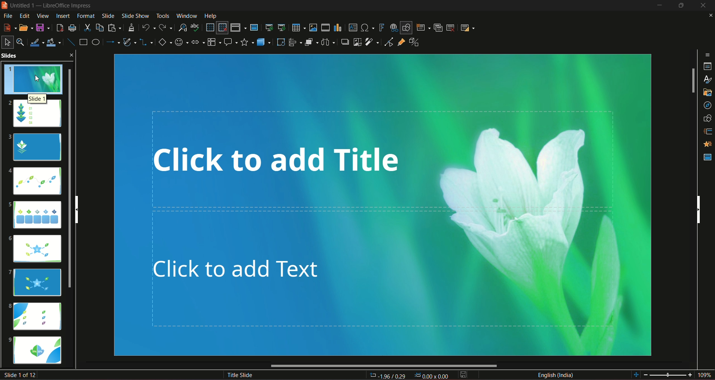 This screenshot has height=380, width=715. What do you see at coordinates (406, 27) in the screenshot?
I see `show draw functions` at bounding box center [406, 27].